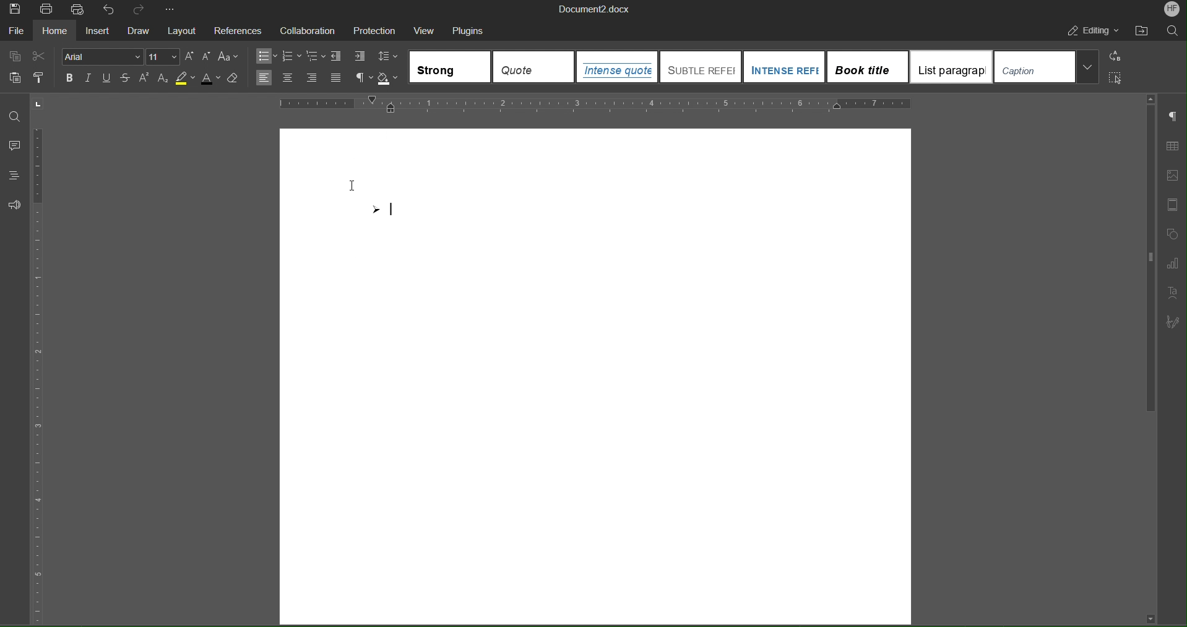 The width and height of the screenshot is (1187, 627). Describe the element at coordinates (45, 365) in the screenshot. I see `Vertical Ruler` at that location.